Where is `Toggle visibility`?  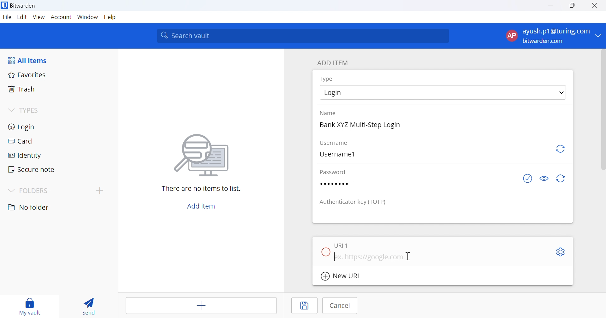
Toggle visibility is located at coordinates (544, 179).